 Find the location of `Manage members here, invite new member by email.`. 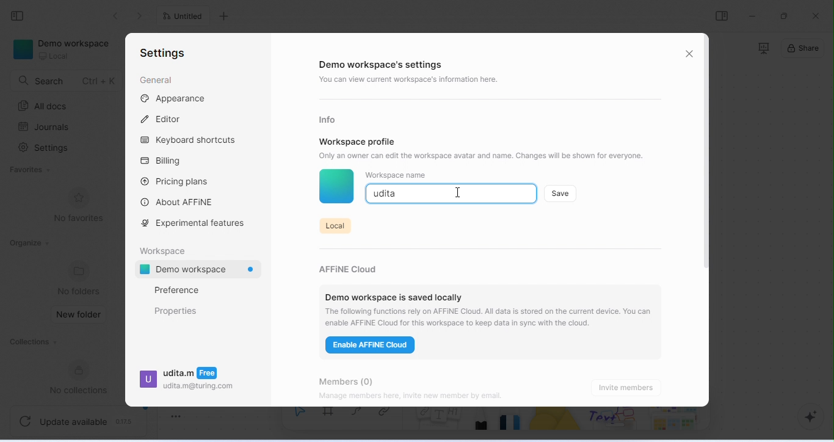

Manage members here, invite new member by email. is located at coordinates (436, 397).